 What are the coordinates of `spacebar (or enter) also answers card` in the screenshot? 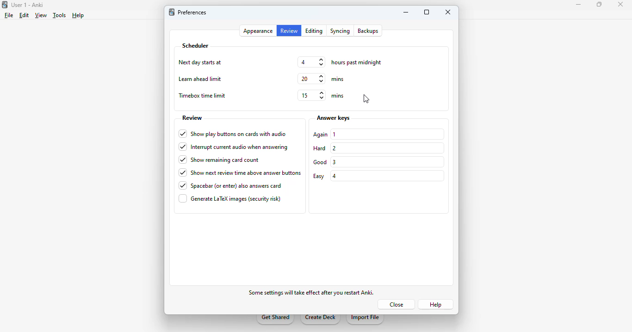 It's located at (230, 186).